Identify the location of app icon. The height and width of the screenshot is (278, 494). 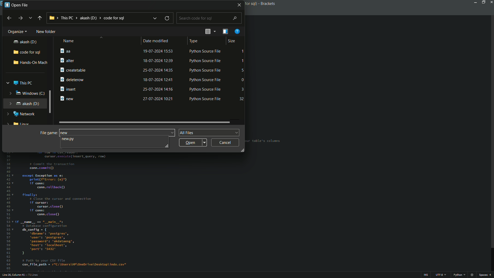
(6, 5).